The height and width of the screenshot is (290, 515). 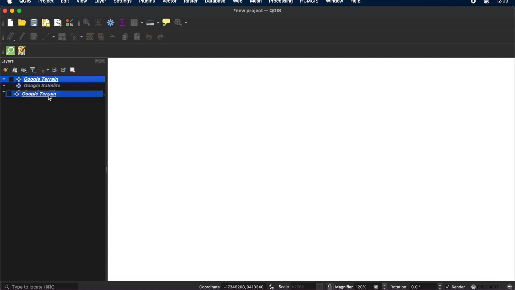 What do you see at coordinates (22, 37) in the screenshot?
I see `toggle editing` at bounding box center [22, 37].